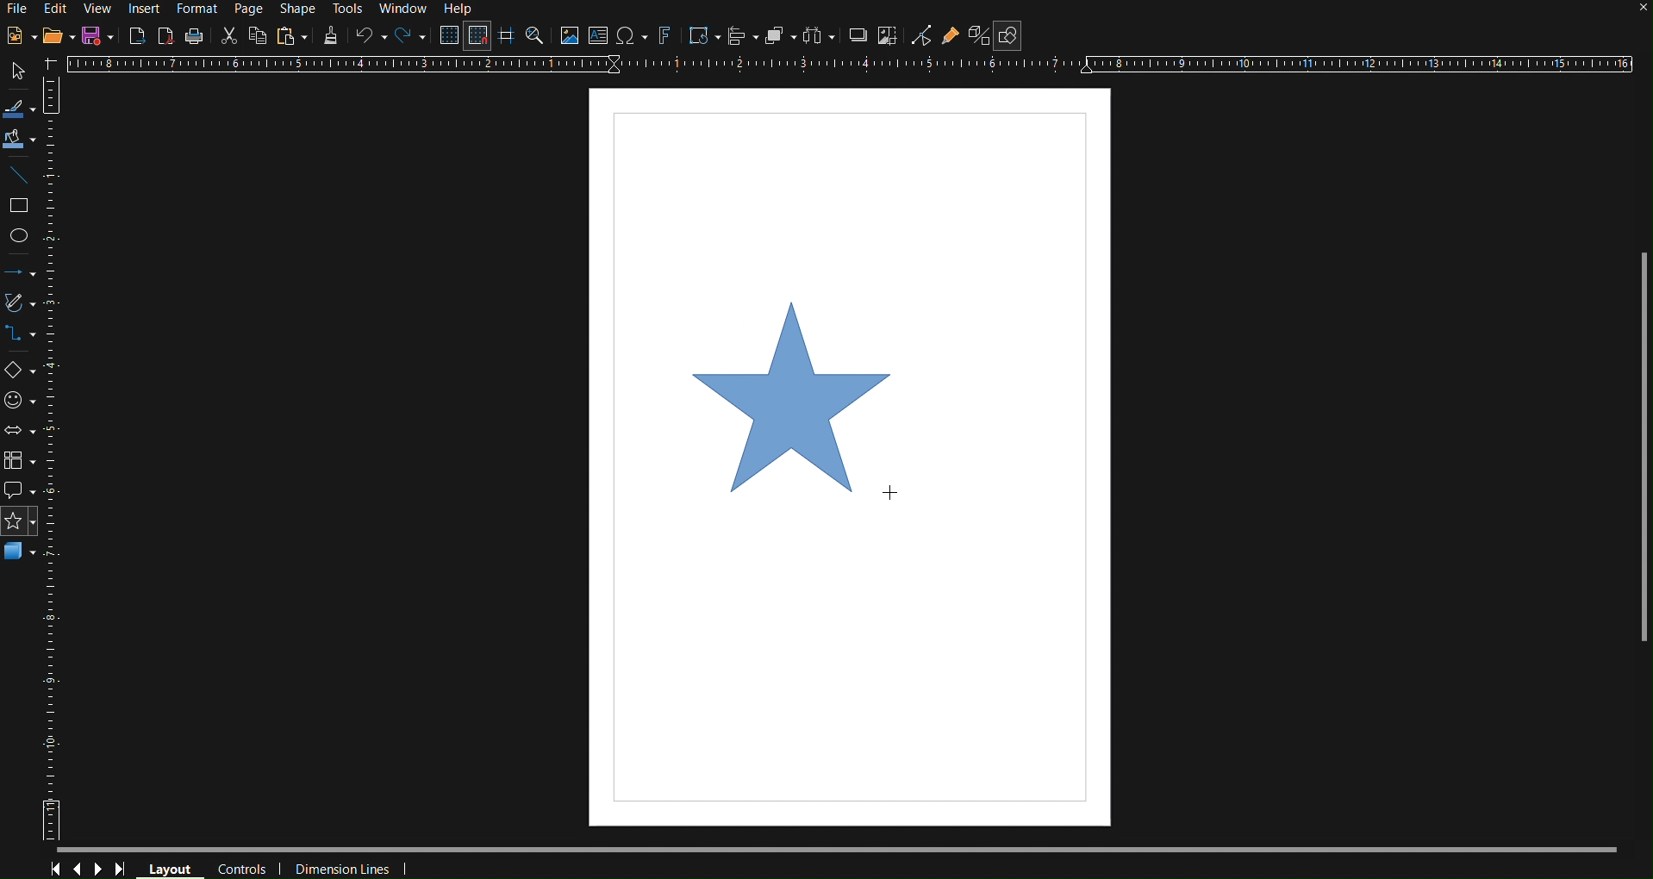 The height and width of the screenshot is (879, 1653). What do you see at coordinates (256, 36) in the screenshot?
I see `Copy` at bounding box center [256, 36].